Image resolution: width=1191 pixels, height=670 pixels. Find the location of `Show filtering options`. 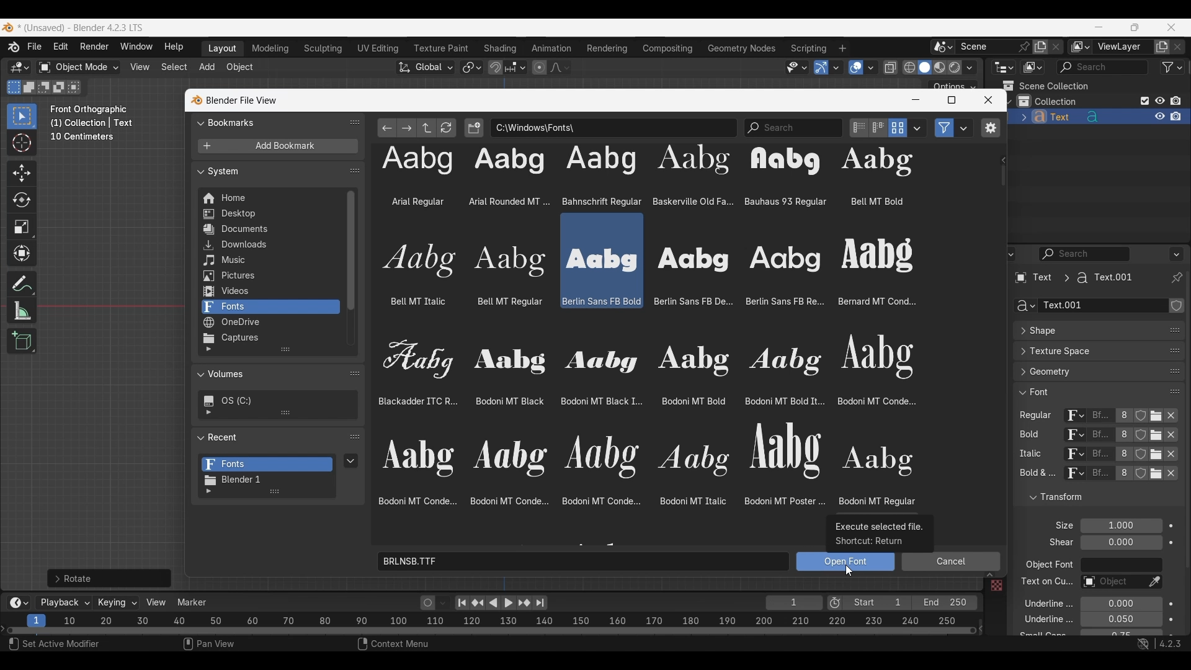

Show filtering options is located at coordinates (208, 412).